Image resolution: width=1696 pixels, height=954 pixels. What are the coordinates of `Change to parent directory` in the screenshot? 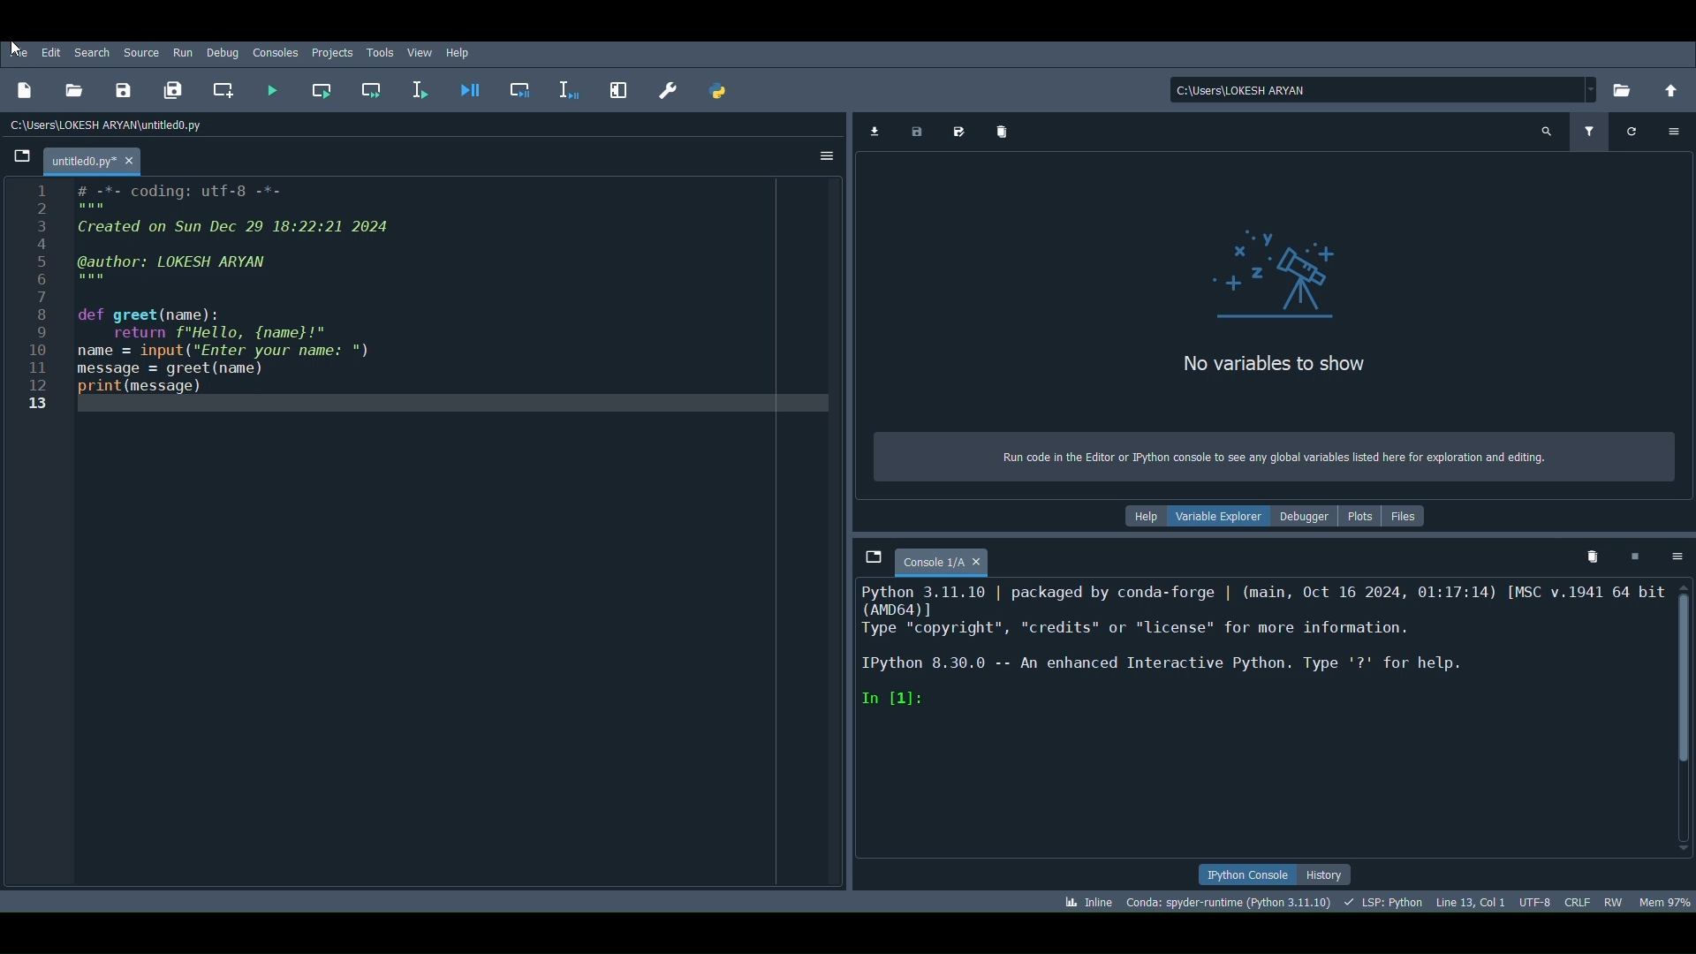 It's located at (1674, 92).